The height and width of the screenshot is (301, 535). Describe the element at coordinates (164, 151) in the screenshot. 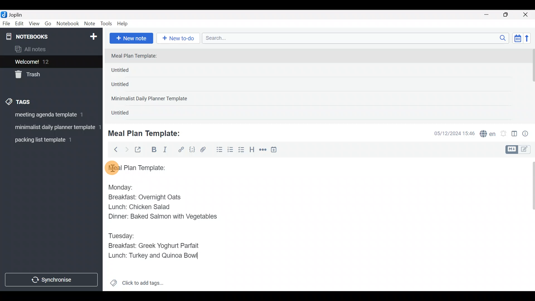

I see `Italic` at that location.